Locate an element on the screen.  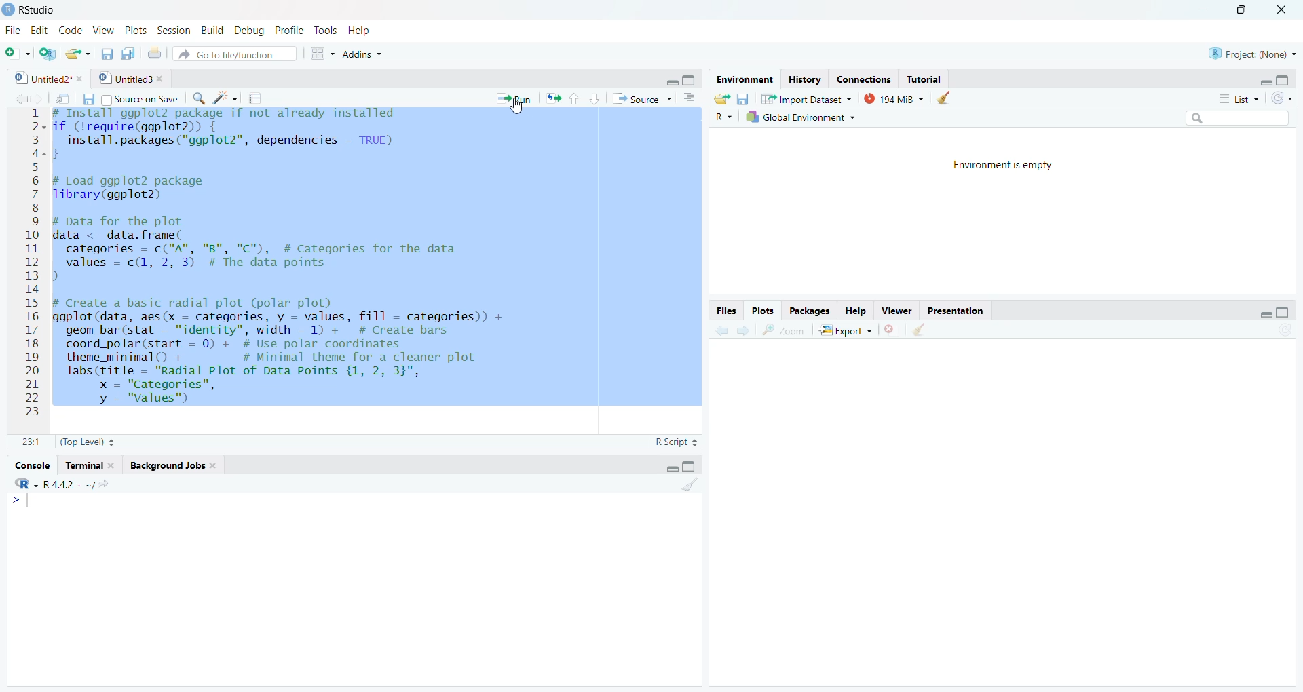
Maximize is located at coordinates (690, 79).